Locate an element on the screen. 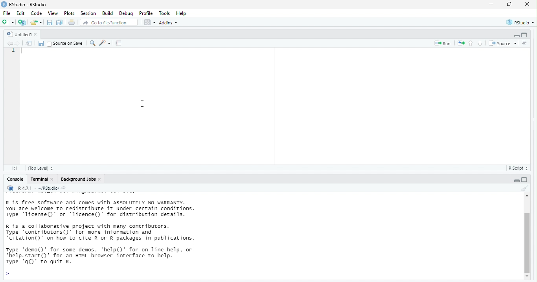 This screenshot has width=537, height=282. go back to previous source location is located at coordinates (7, 43).